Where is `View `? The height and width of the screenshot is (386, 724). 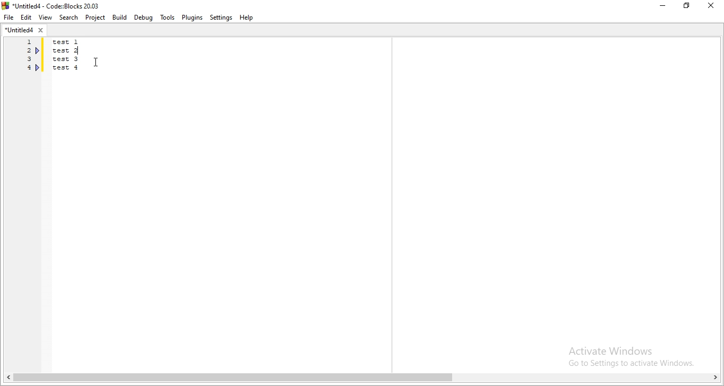 View  is located at coordinates (44, 17).